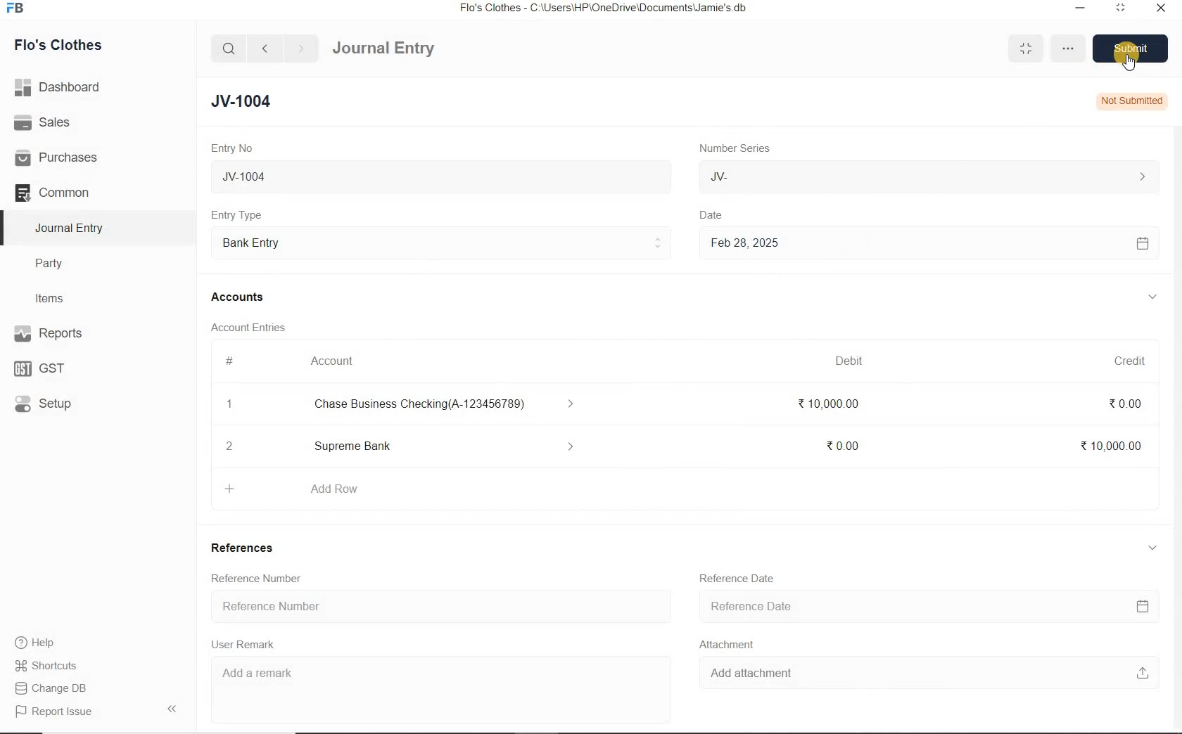  Describe the element at coordinates (734, 646) in the screenshot. I see `Attachment` at that location.